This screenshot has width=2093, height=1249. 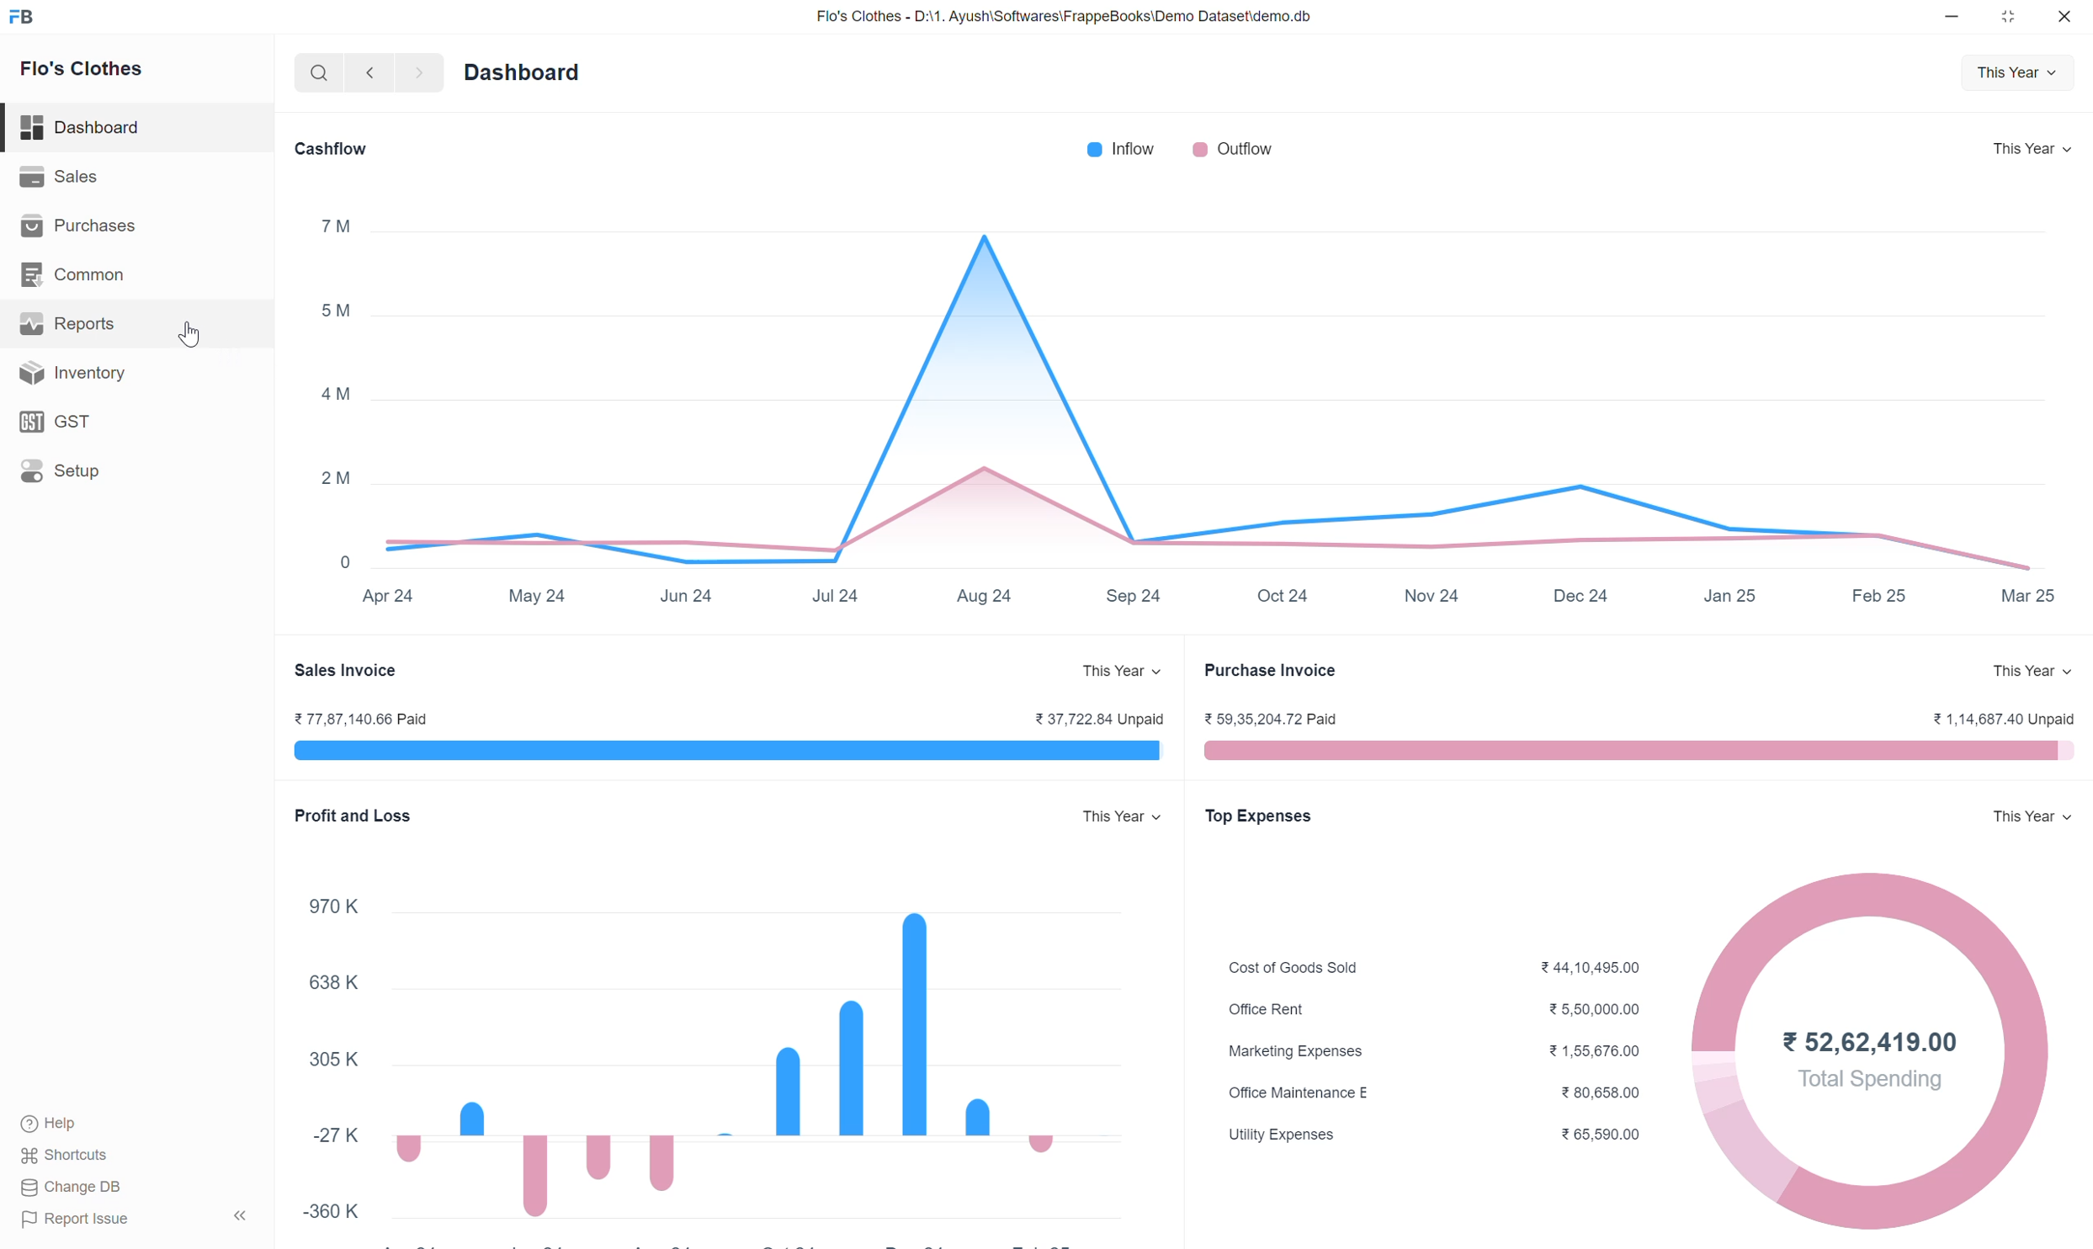 I want to click on minimize, so click(x=1950, y=16).